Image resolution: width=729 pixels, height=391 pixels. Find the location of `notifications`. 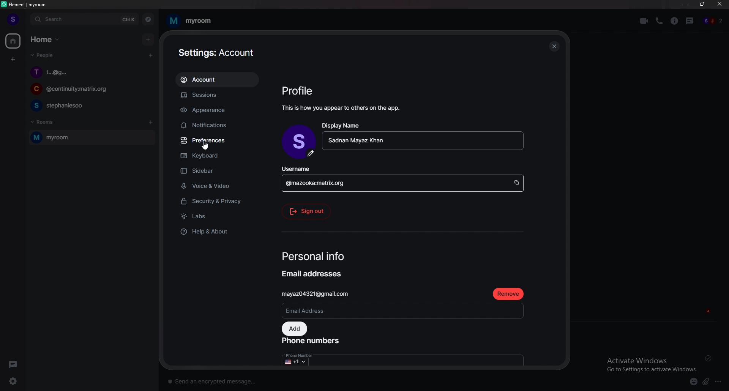

notifications is located at coordinates (215, 125).